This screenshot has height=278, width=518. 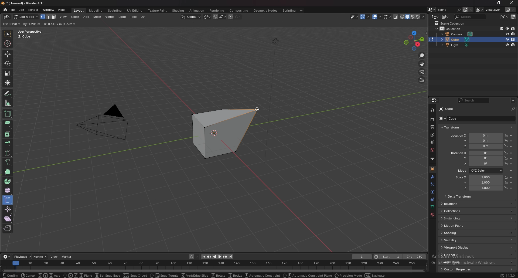 What do you see at coordinates (110, 17) in the screenshot?
I see `vertex` at bounding box center [110, 17].